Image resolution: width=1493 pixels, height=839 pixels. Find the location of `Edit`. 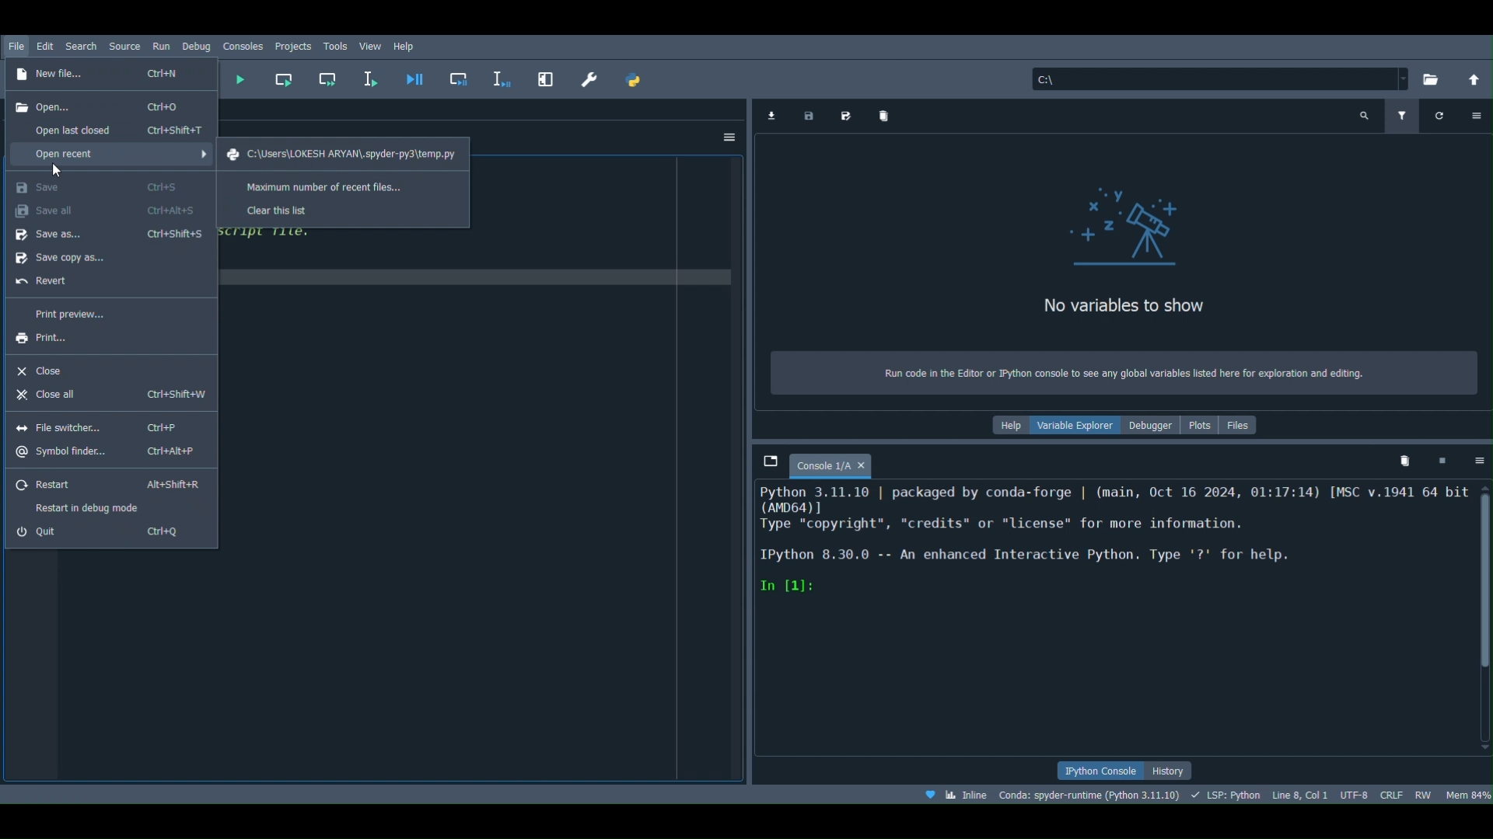

Edit is located at coordinates (47, 46).